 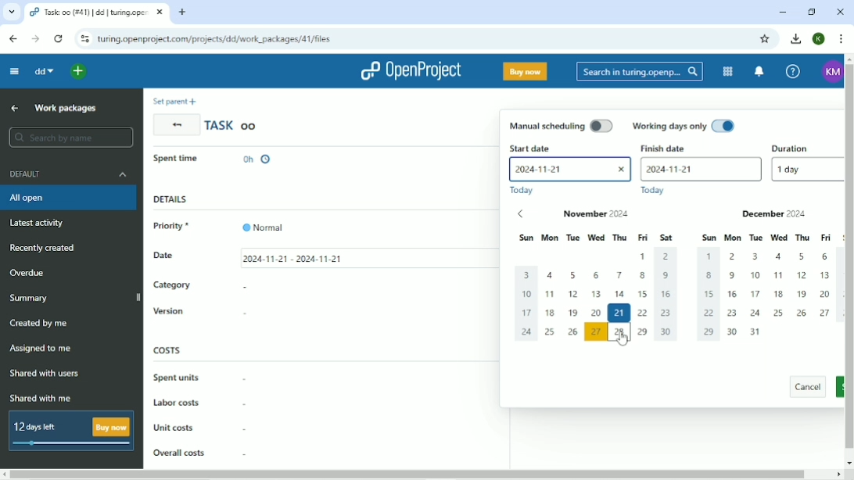 What do you see at coordinates (558, 169) in the screenshot?
I see `2024-11-21` at bounding box center [558, 169].